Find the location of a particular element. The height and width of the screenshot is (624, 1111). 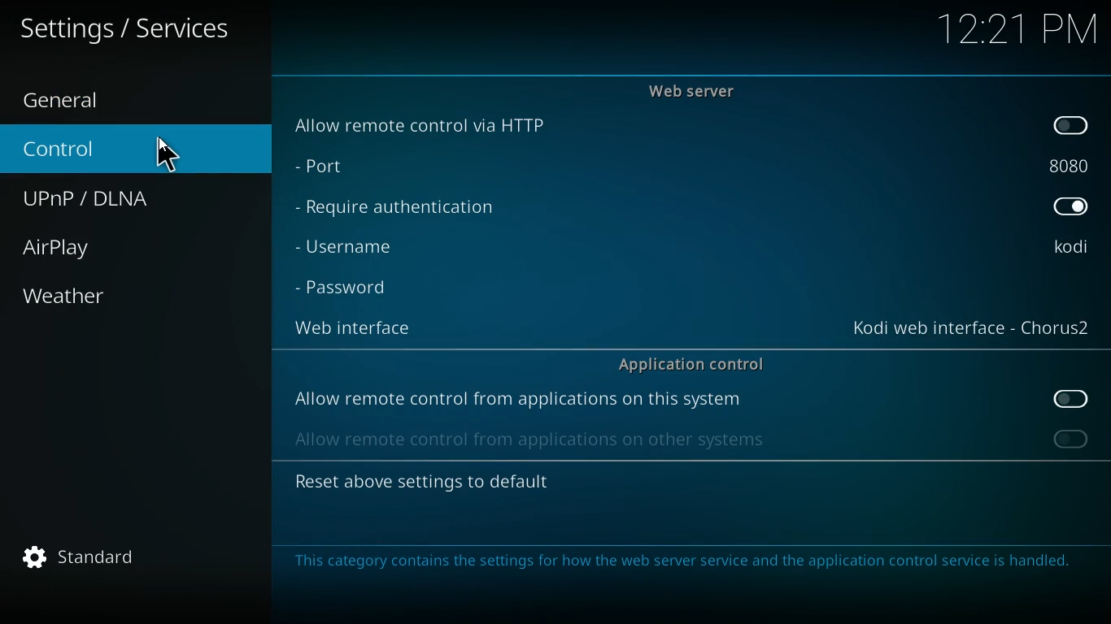

text is located at coordinates (129, 29).